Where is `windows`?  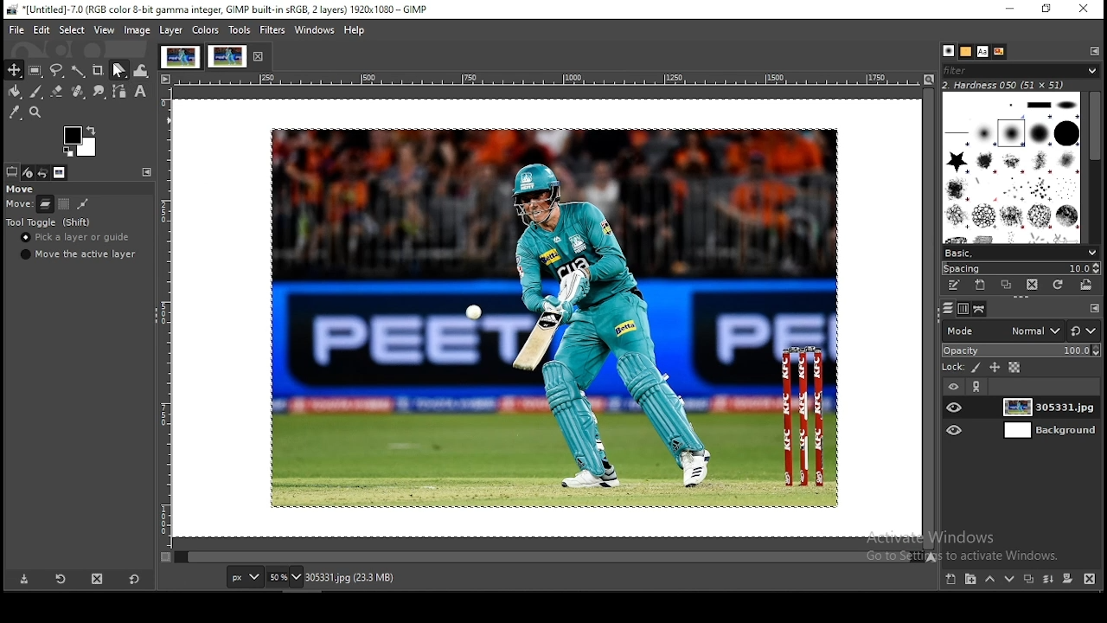 windows is located at coordinates (316, 30).